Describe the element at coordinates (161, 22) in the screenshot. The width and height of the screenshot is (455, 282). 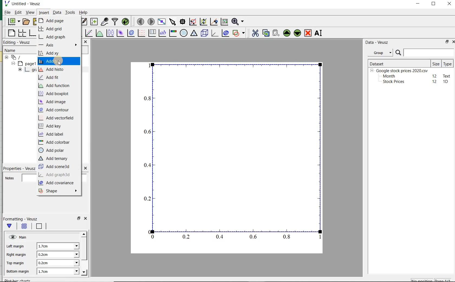
I see `view plot full screen` at that location.